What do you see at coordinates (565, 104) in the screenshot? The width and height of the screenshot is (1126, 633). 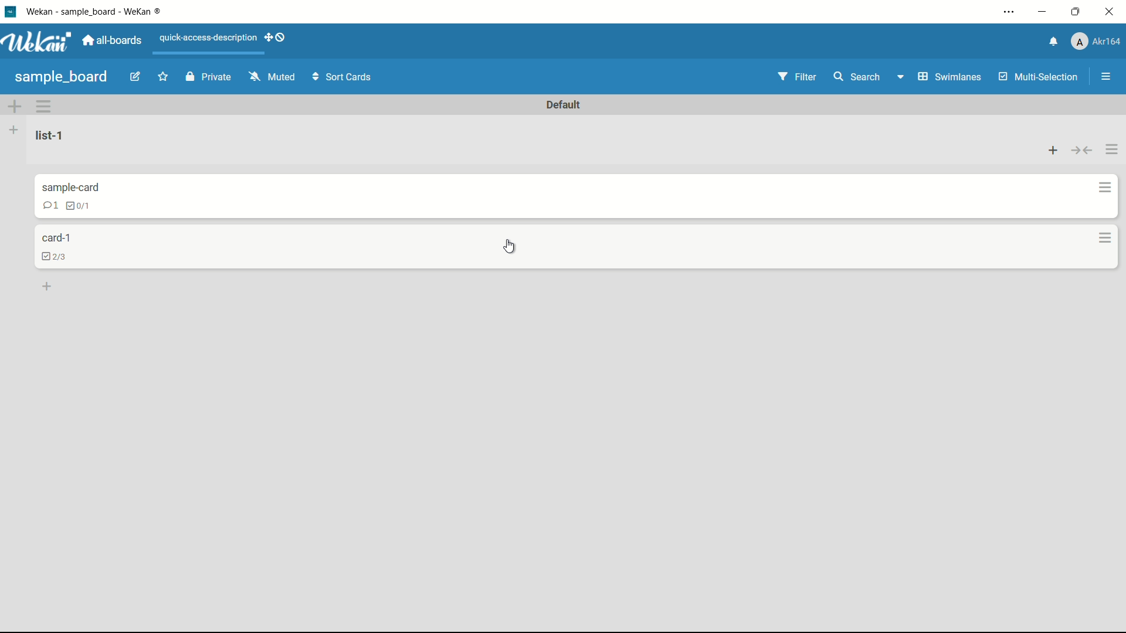 I see `default` at bounding box center [565, 104].